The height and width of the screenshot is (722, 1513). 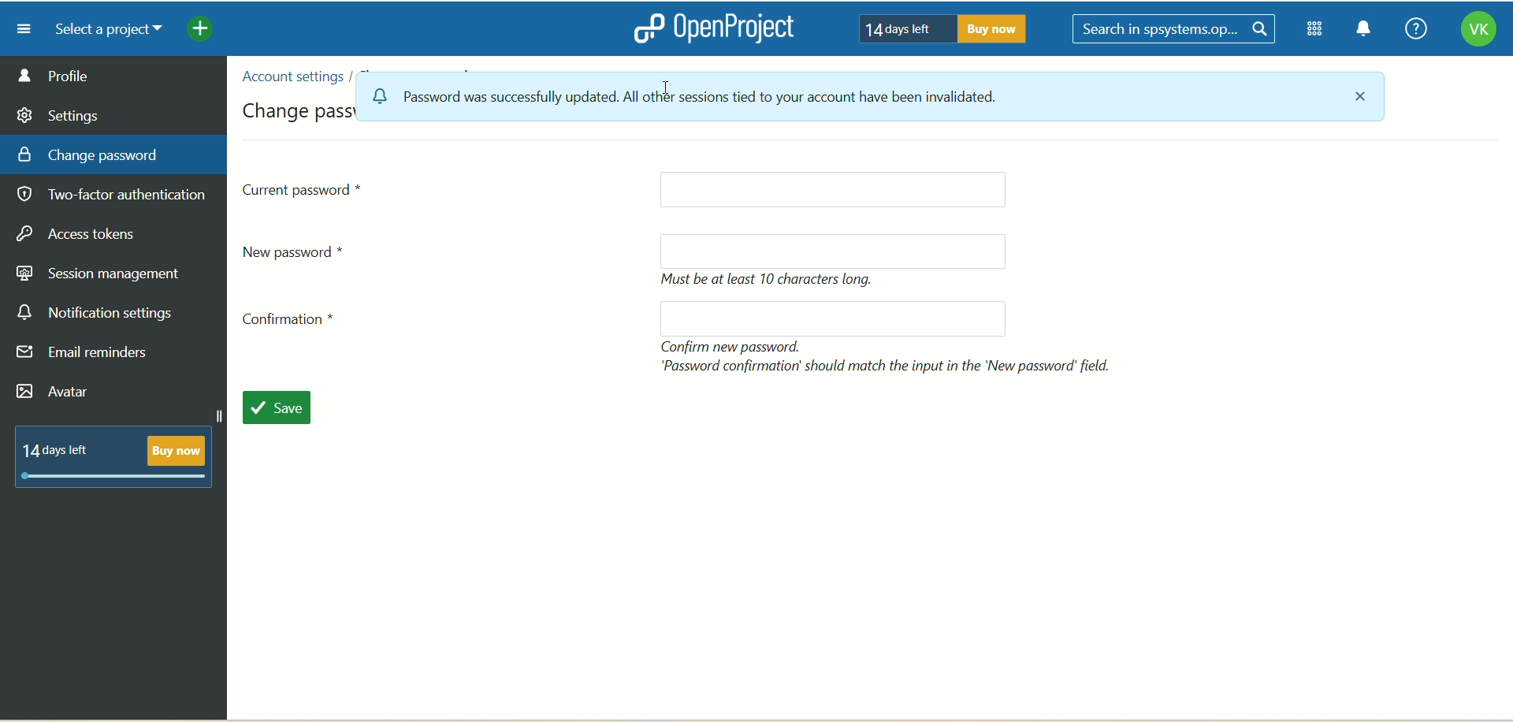 I want to click on select a project, so click(x=102, y=30).